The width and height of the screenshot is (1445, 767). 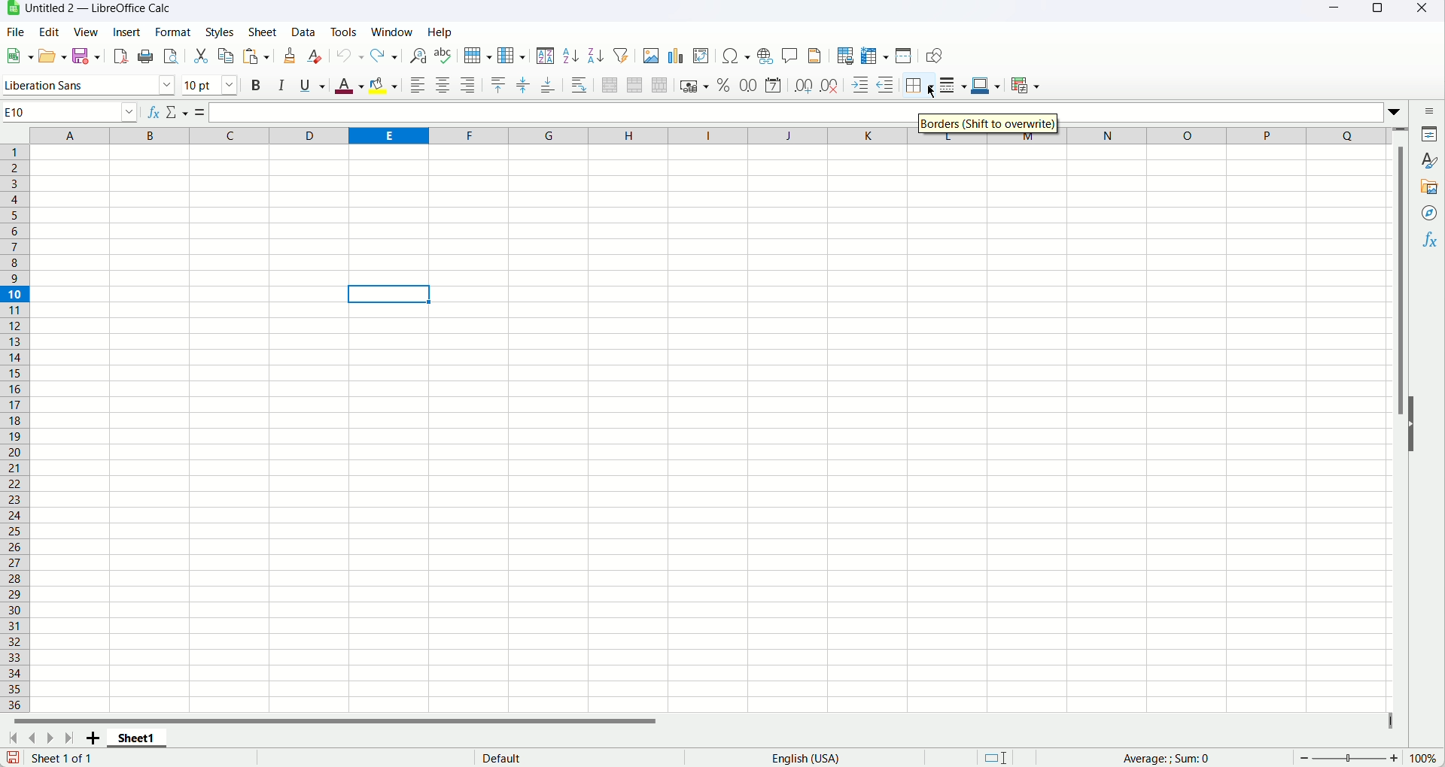 I want to click on File, so click(x=17, y=31).